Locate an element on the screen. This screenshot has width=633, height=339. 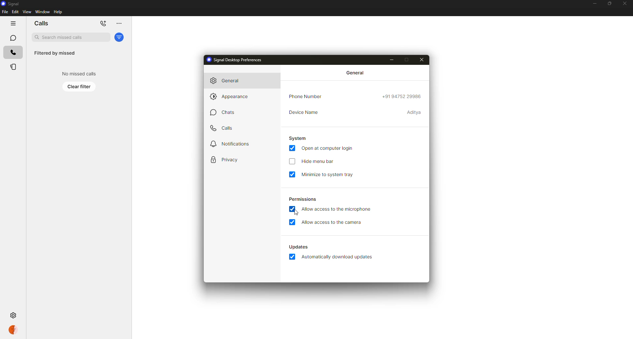
hide menu bar is located at coordinates (319, 162).